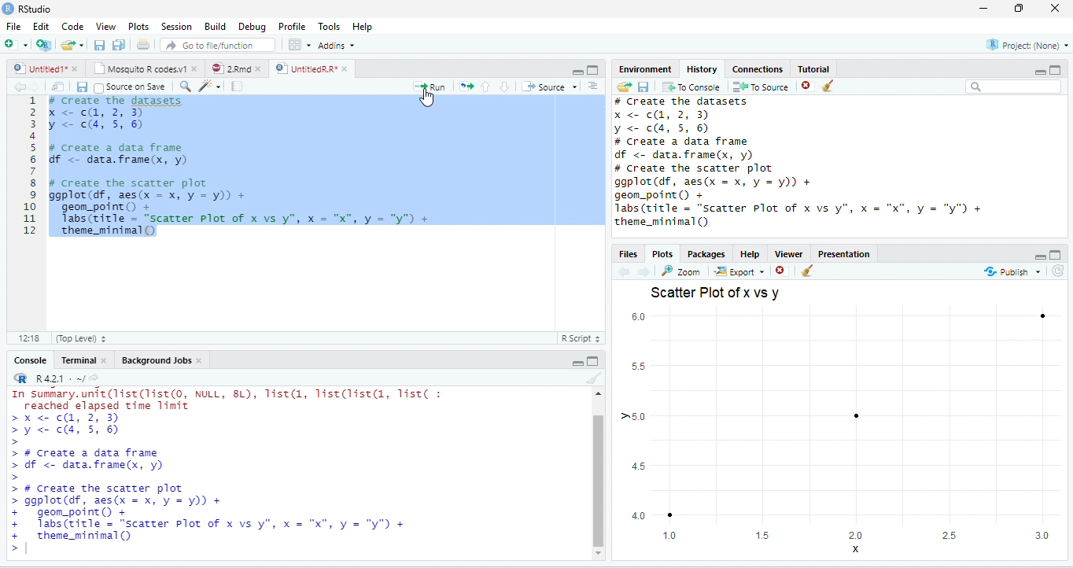 The height and width of the screenshot is (568, 1073). What do you see at coordinates (27, 337) in the screenshot?
I see `1:1` at bounding box center [27, 337].